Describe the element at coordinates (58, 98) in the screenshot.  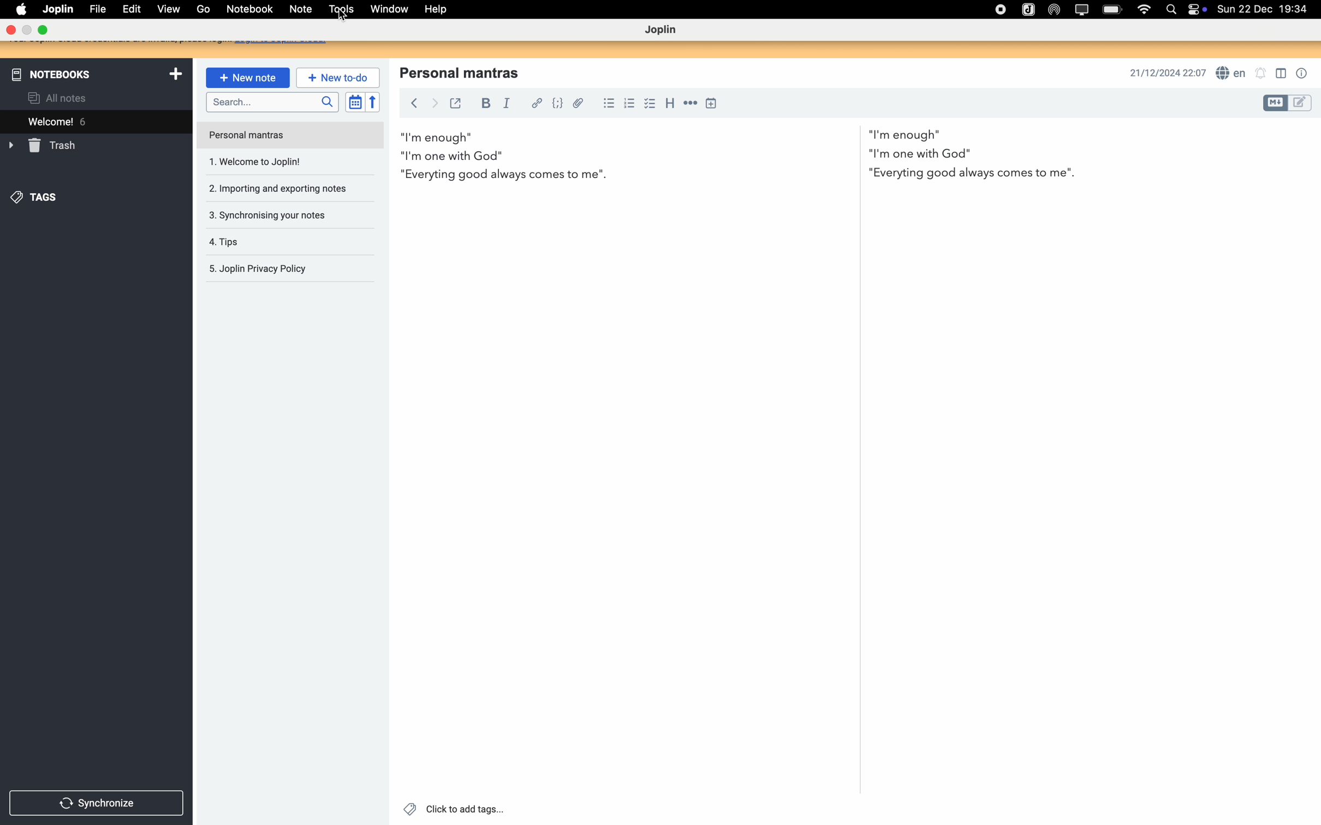
I see `all notes` at that location.